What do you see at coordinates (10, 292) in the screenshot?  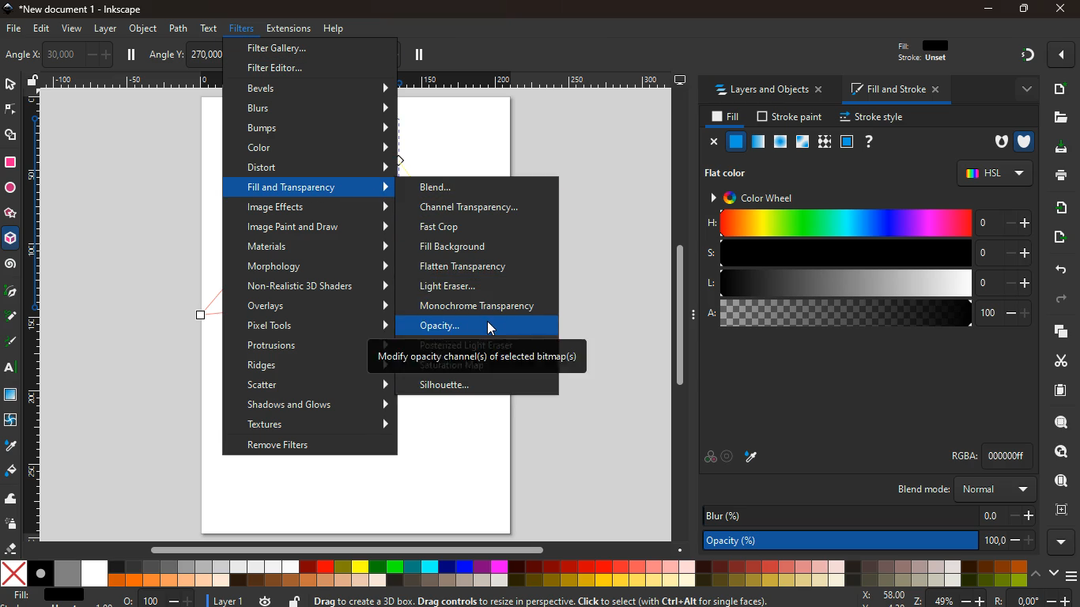 I see `pic` at bounding box center [10, 292].